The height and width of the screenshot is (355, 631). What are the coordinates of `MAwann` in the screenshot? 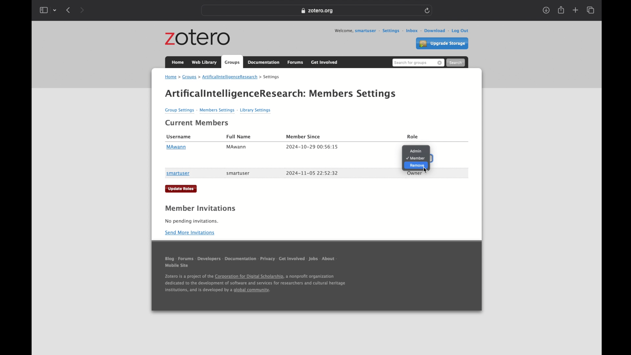 It's located at (176, 147).